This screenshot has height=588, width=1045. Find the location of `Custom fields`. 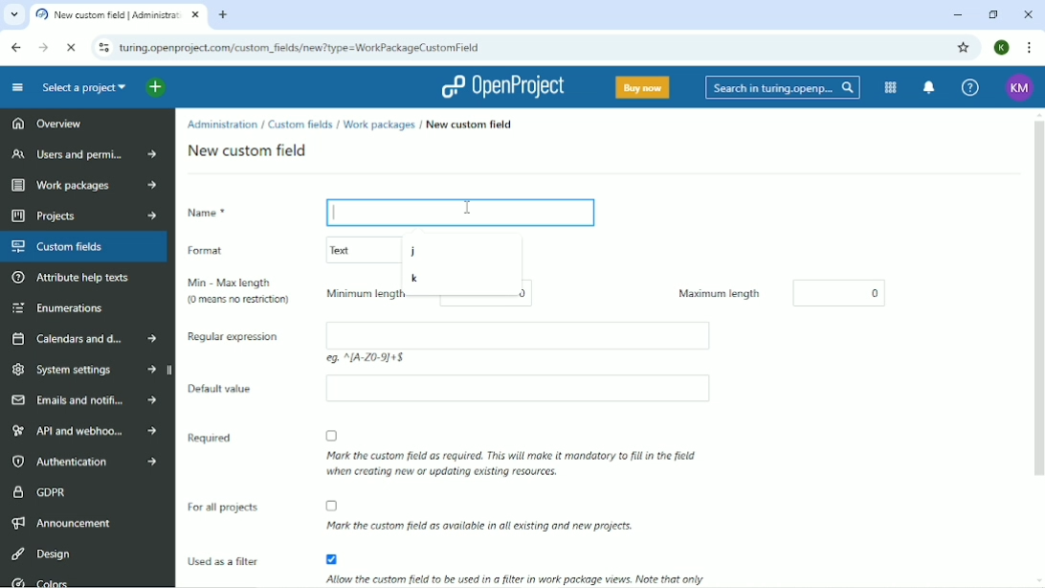

Custom fields is located at coordinates (300, 124).